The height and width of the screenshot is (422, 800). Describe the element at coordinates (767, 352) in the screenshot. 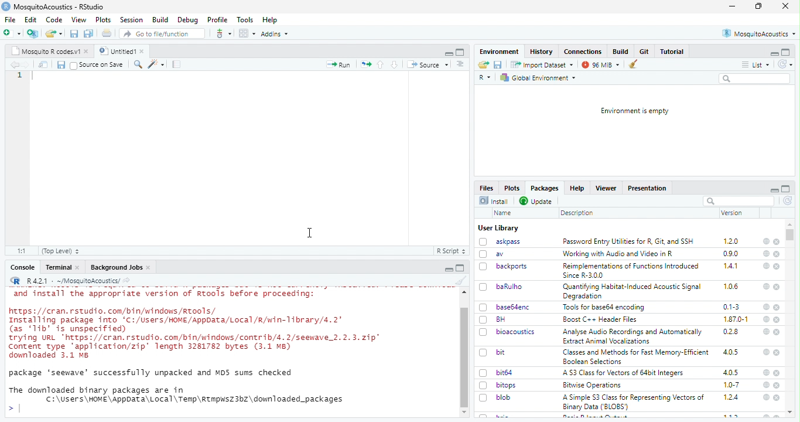

I see `web` at that location.